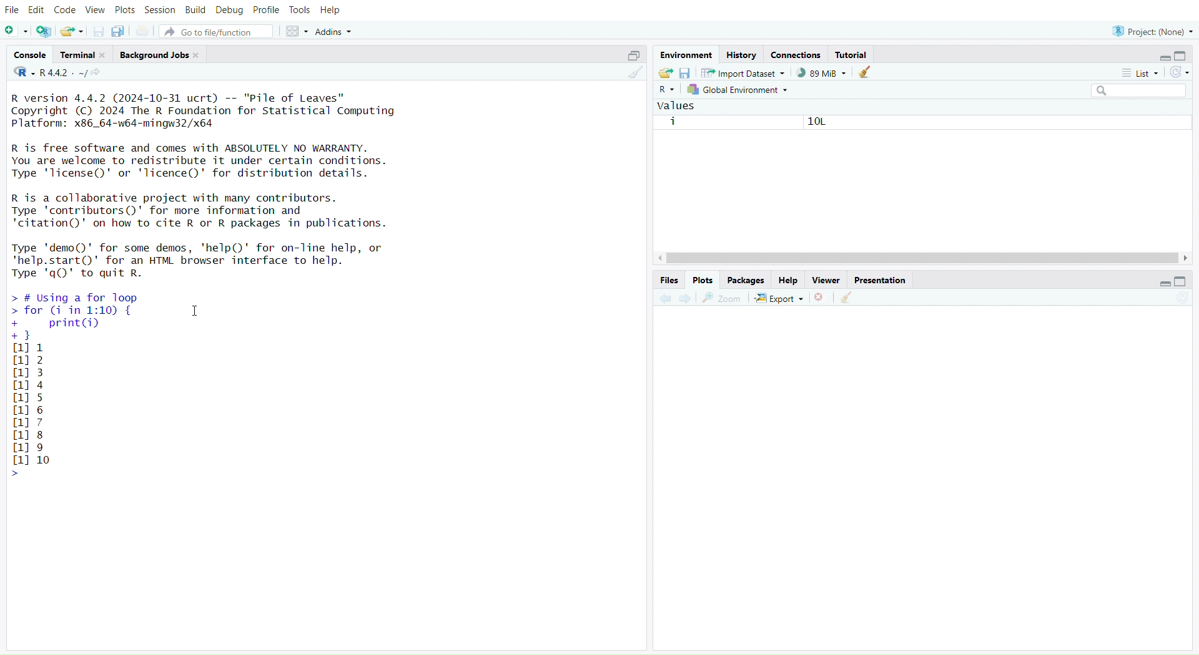  Describe the element at coordinates (95, 10) in the screenshot. I see `view` at that location.